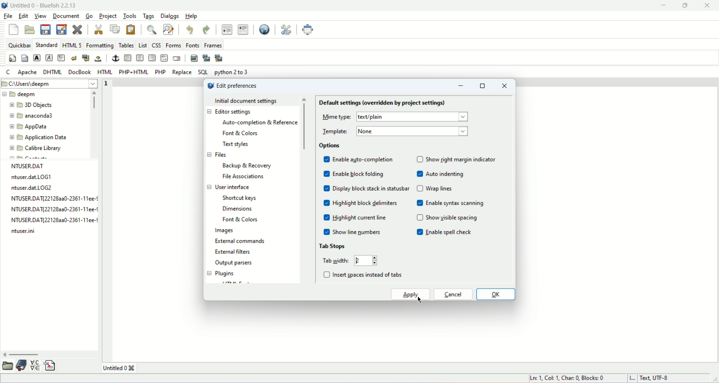  I want to click on close current file, so click(78, 28).